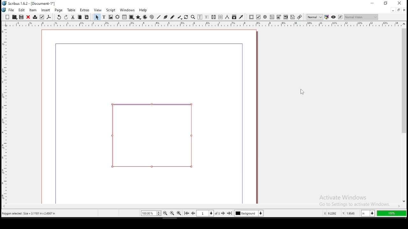  What do you see at coordinates (97, 17) in the screenshot?
I see `select item` at bounding box center [97, 17].